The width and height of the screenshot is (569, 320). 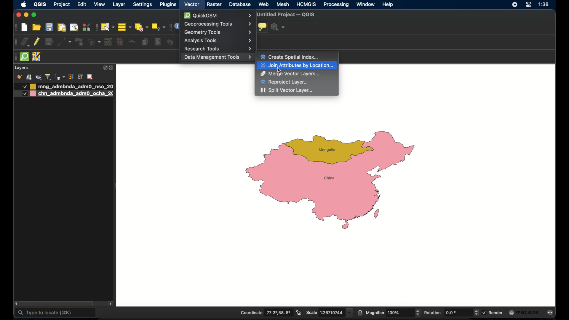 What do you see at coordinates (24, 94) in the screenshot?
I see `` at bounding box center [24, 94].